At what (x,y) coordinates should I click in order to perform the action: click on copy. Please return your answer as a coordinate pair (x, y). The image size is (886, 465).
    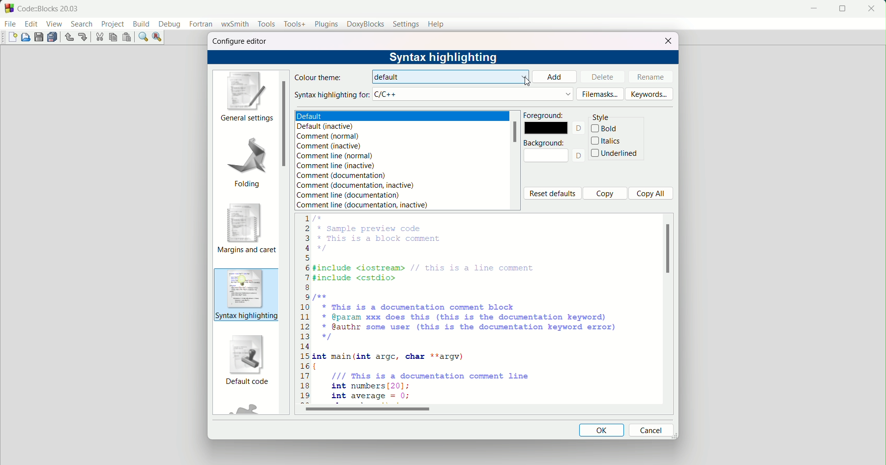
    Looking at the image, I should click on (113, 37).